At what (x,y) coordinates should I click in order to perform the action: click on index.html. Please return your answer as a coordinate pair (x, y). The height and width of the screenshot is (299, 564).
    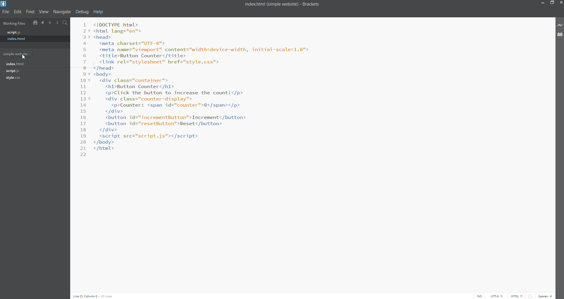
    Looking at the image, I should click on (31, 39).